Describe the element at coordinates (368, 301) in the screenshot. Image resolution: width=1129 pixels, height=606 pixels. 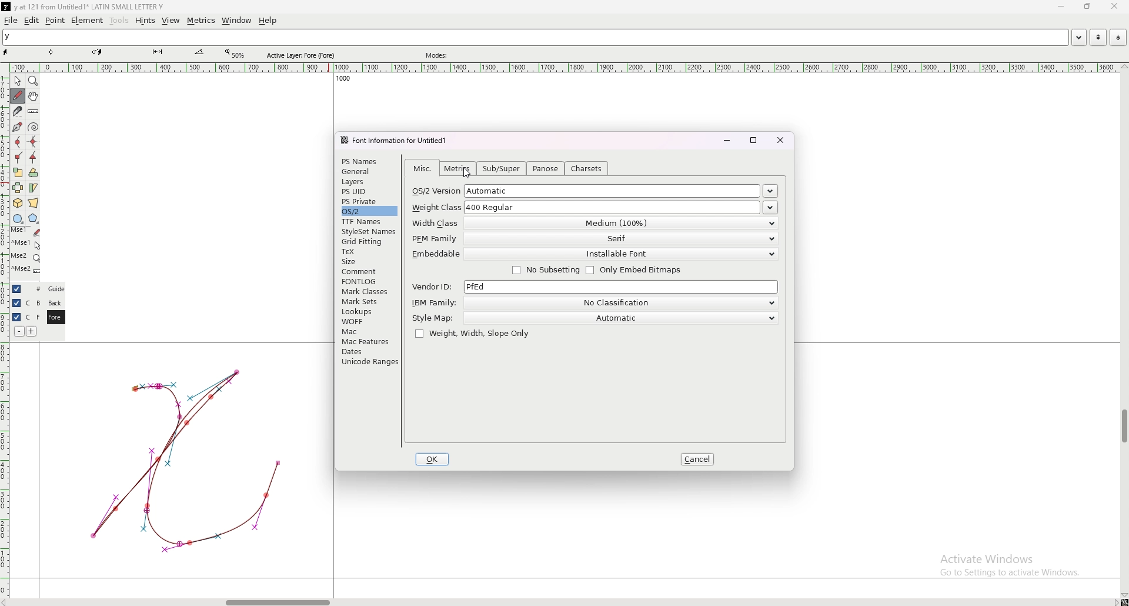
I see `mark sets` at that location.